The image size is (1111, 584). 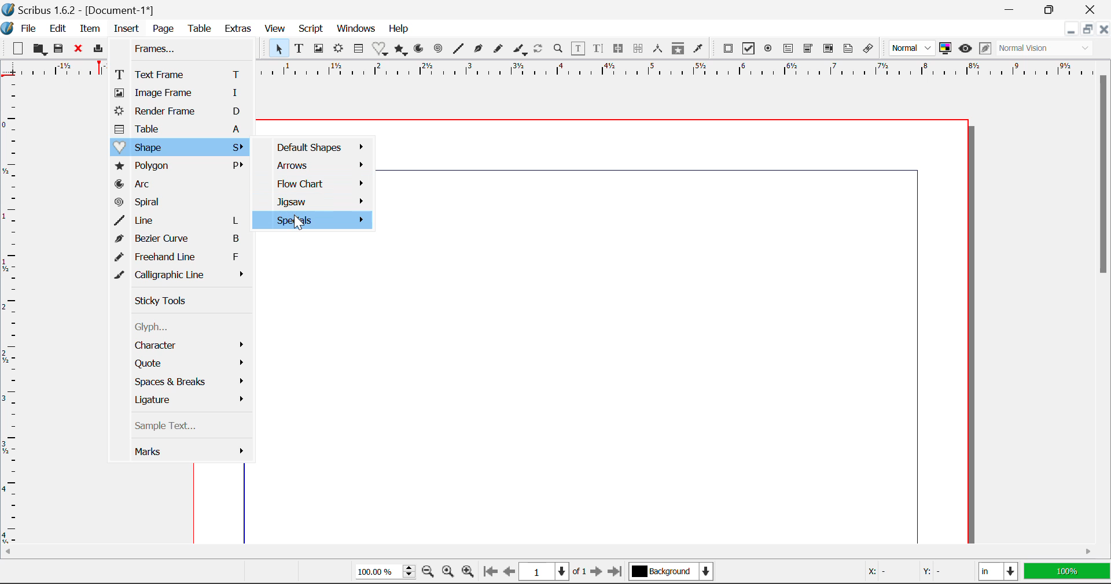 What do you see at coordinates (597, 572) in the screenshot?
I see `Next` at bounding box center [597, 572].